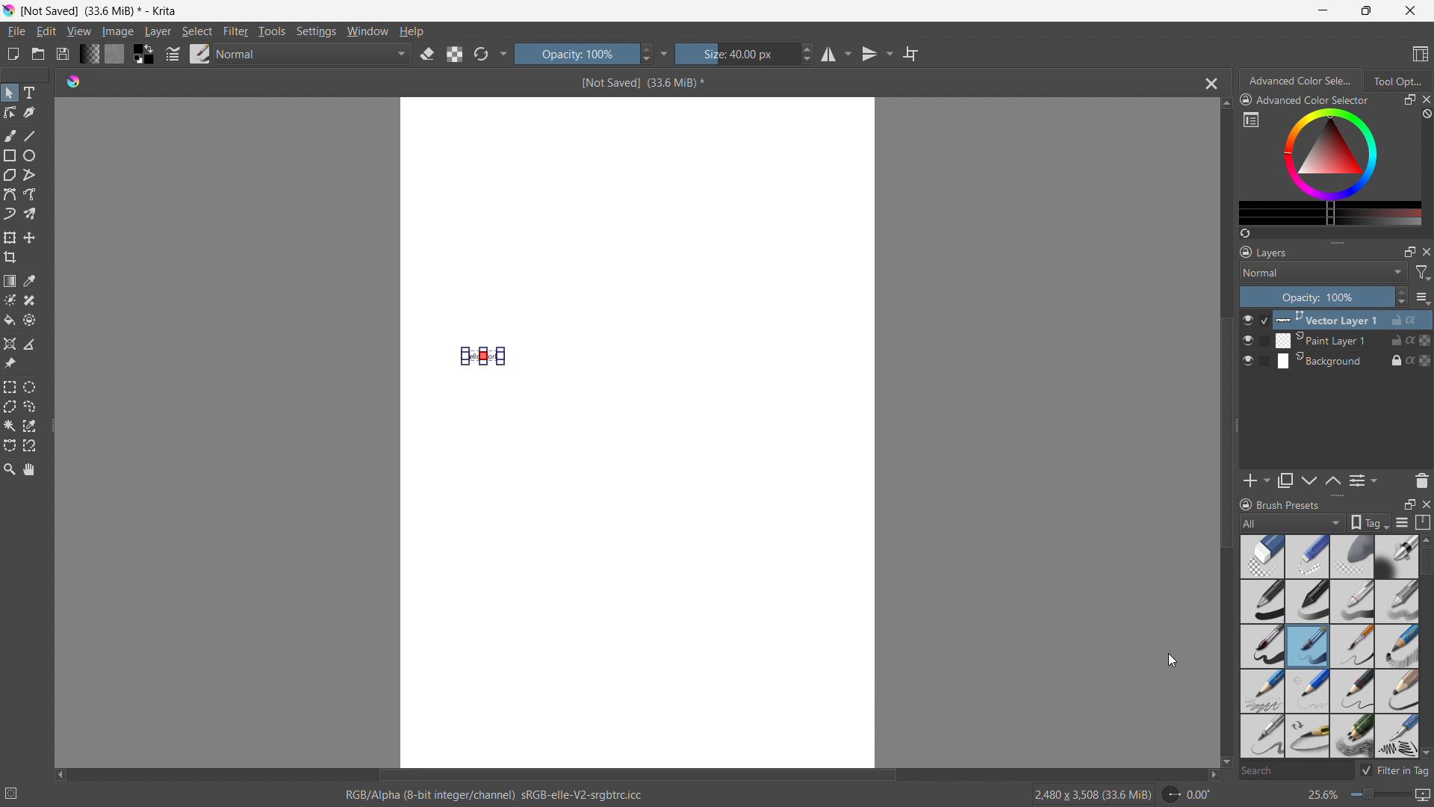  What do you see at coordinates (1308, 646) in the screenshot?
I see `Brush` at bounding box center [1308, 646].